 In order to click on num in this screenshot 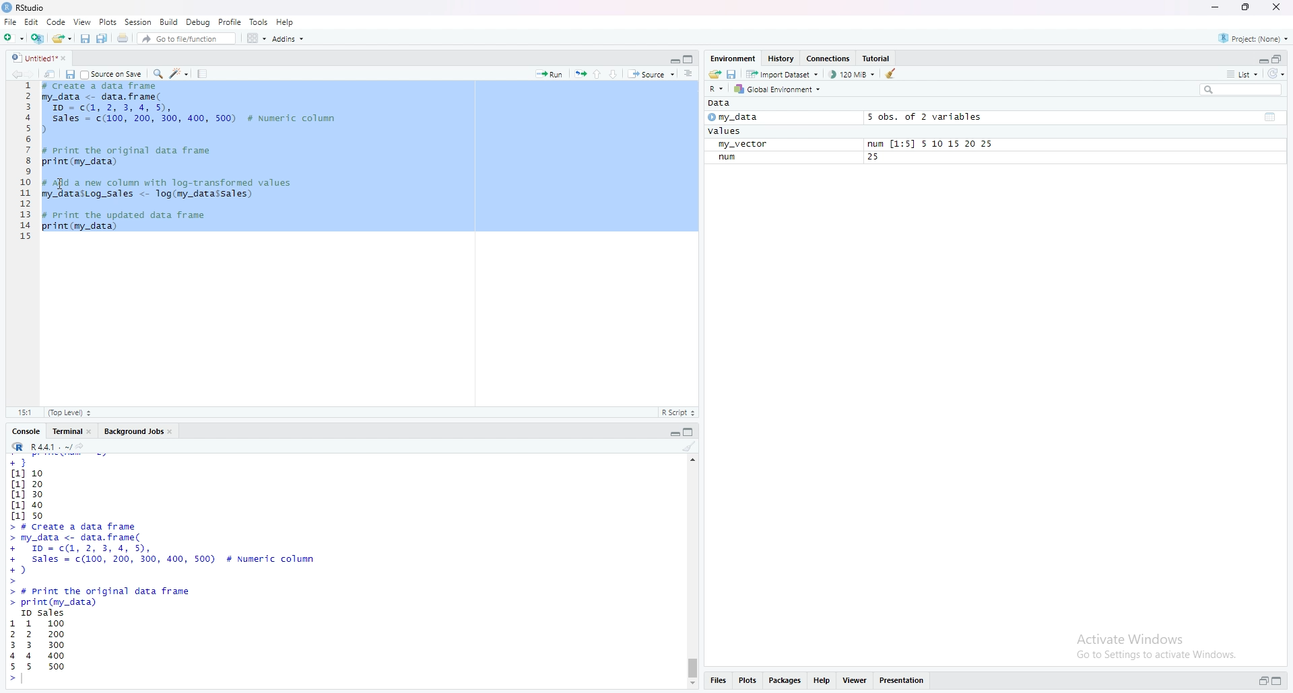, I will do `click(729, 158)`.